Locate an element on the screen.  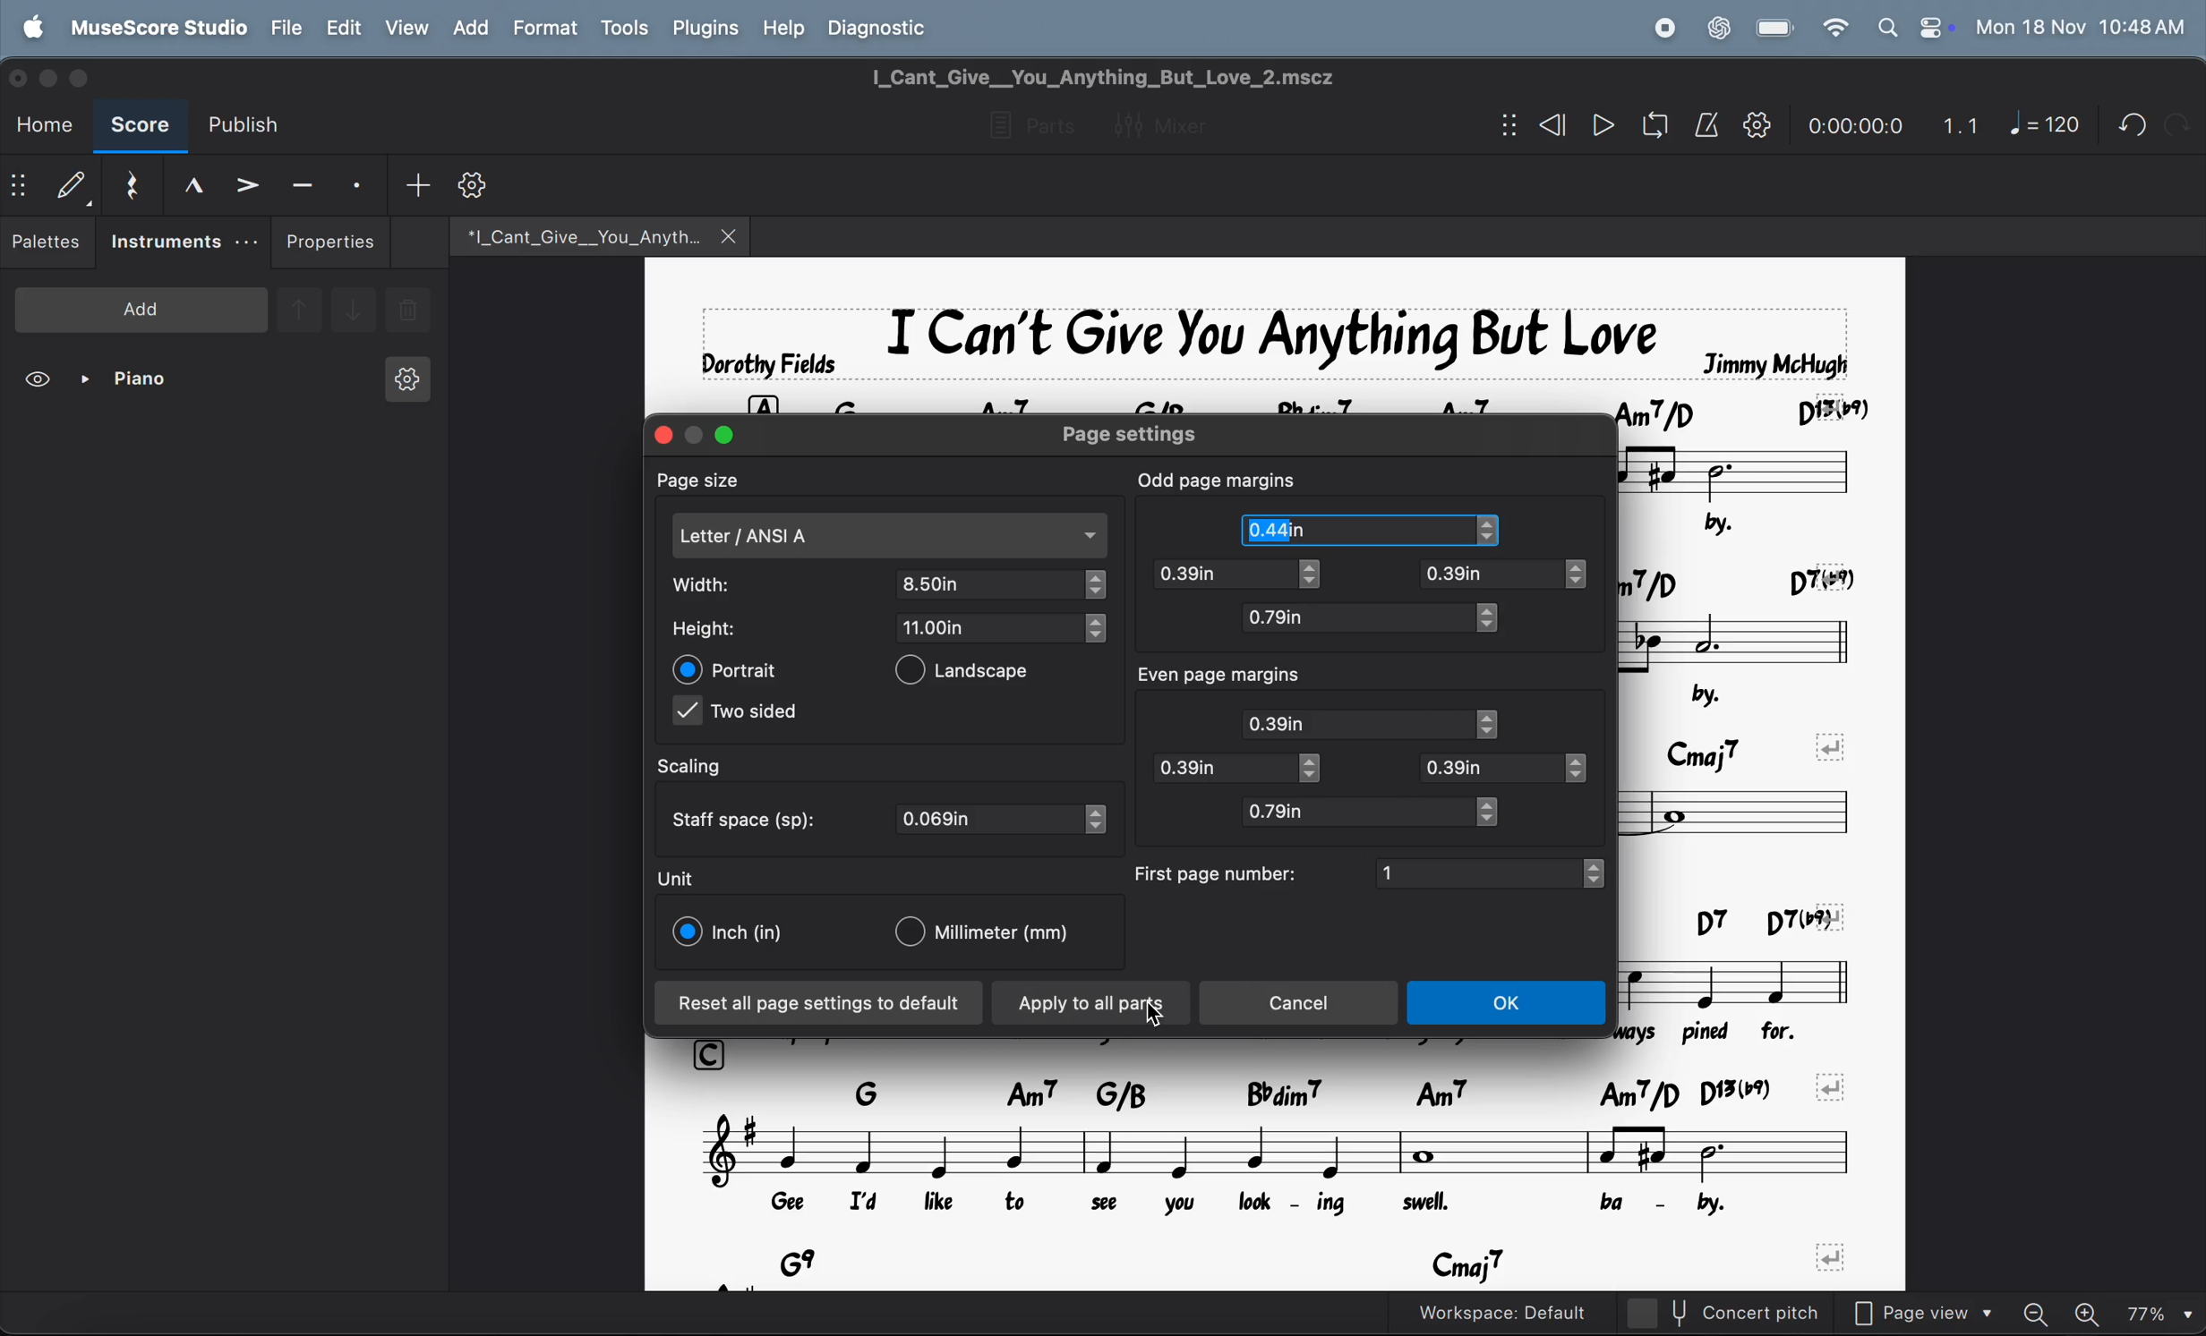
rewind is located at coordinates (1549, 125).